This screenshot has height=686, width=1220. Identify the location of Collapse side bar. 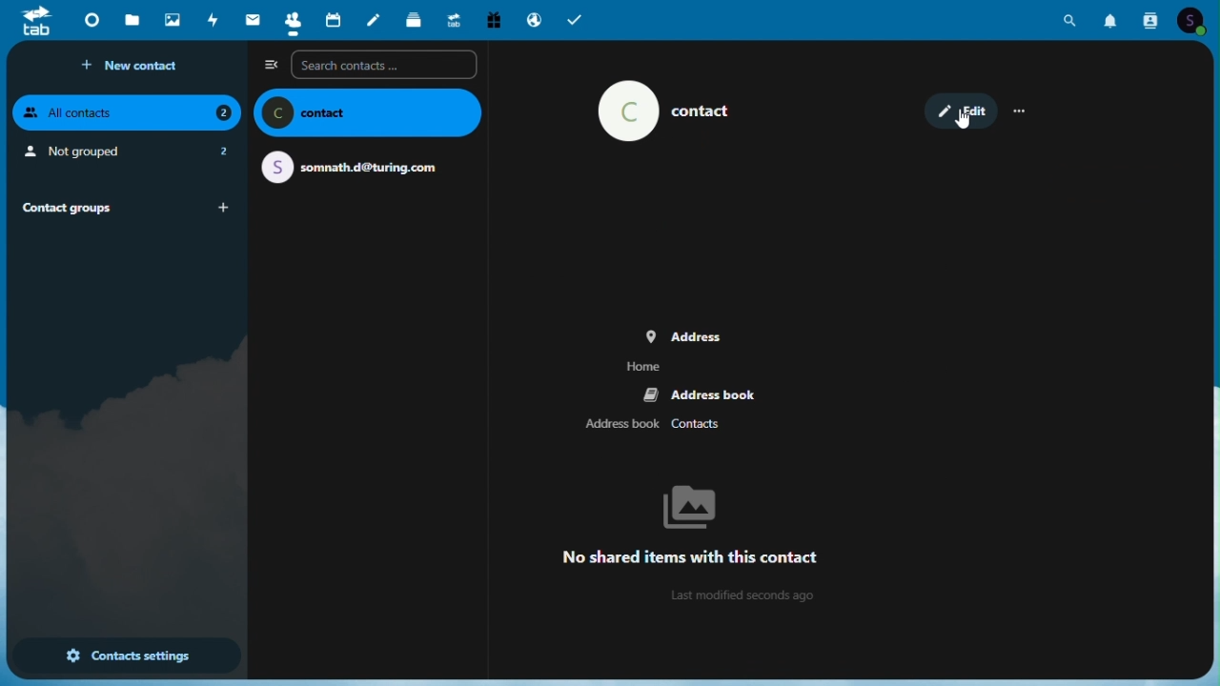
(270, 64).